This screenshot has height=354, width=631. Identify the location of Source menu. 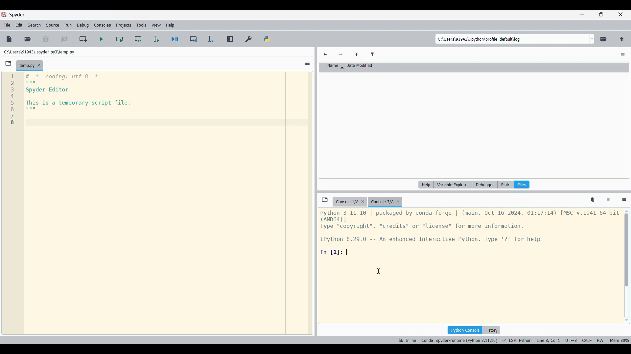
(53, 25).